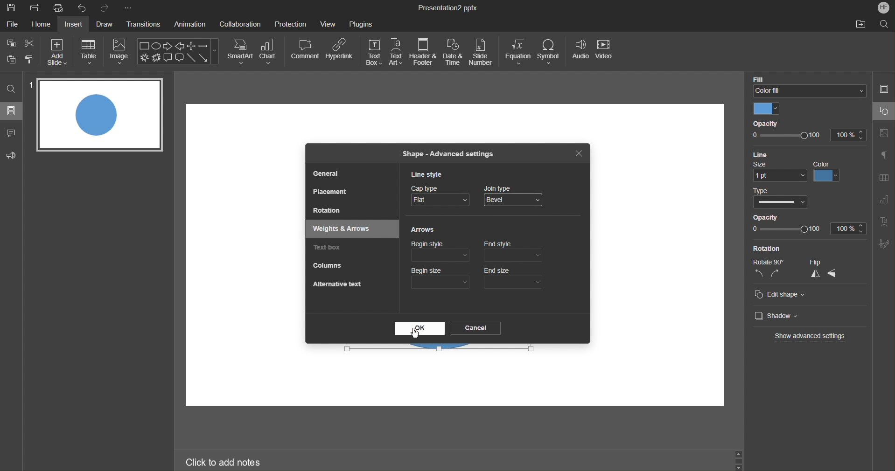  I want to click on Copy, so click(10, 43).